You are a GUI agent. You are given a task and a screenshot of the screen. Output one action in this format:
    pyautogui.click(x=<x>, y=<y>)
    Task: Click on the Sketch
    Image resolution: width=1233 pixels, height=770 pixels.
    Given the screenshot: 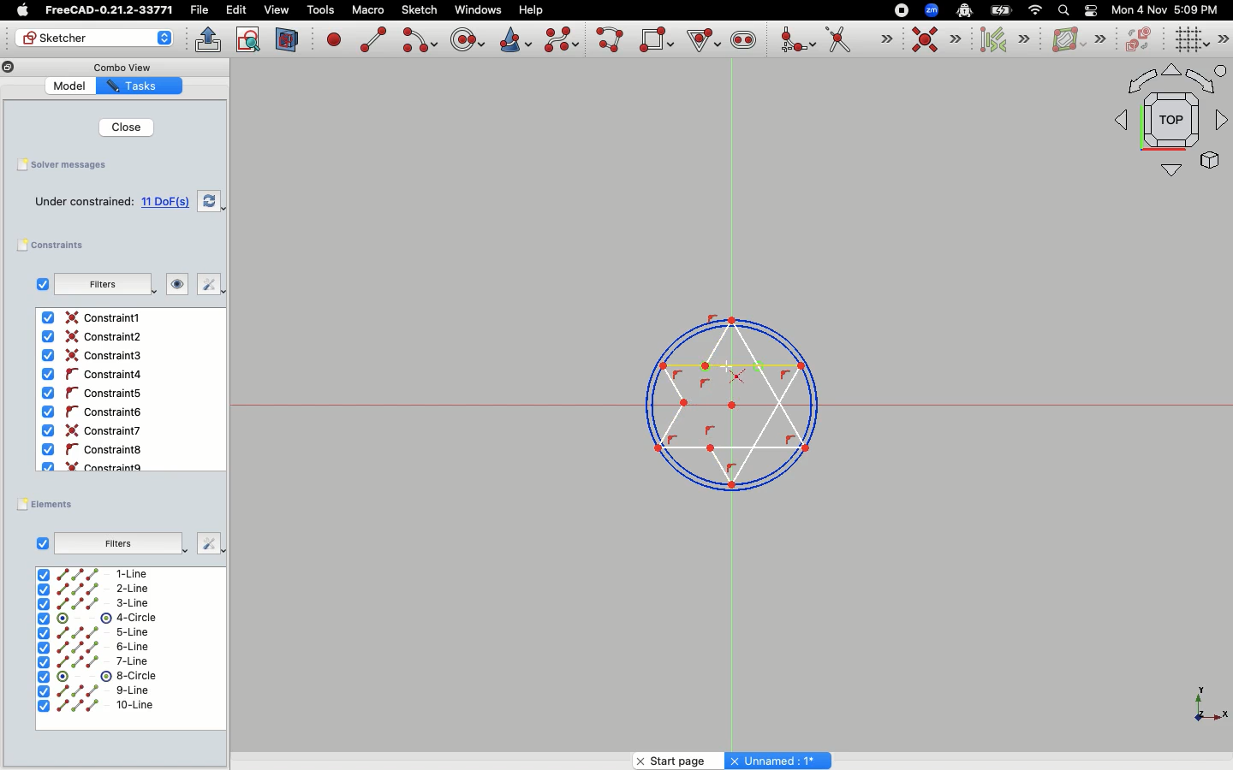 What is the action you would take?
    pyautogui.click(x=420, y=10)
    